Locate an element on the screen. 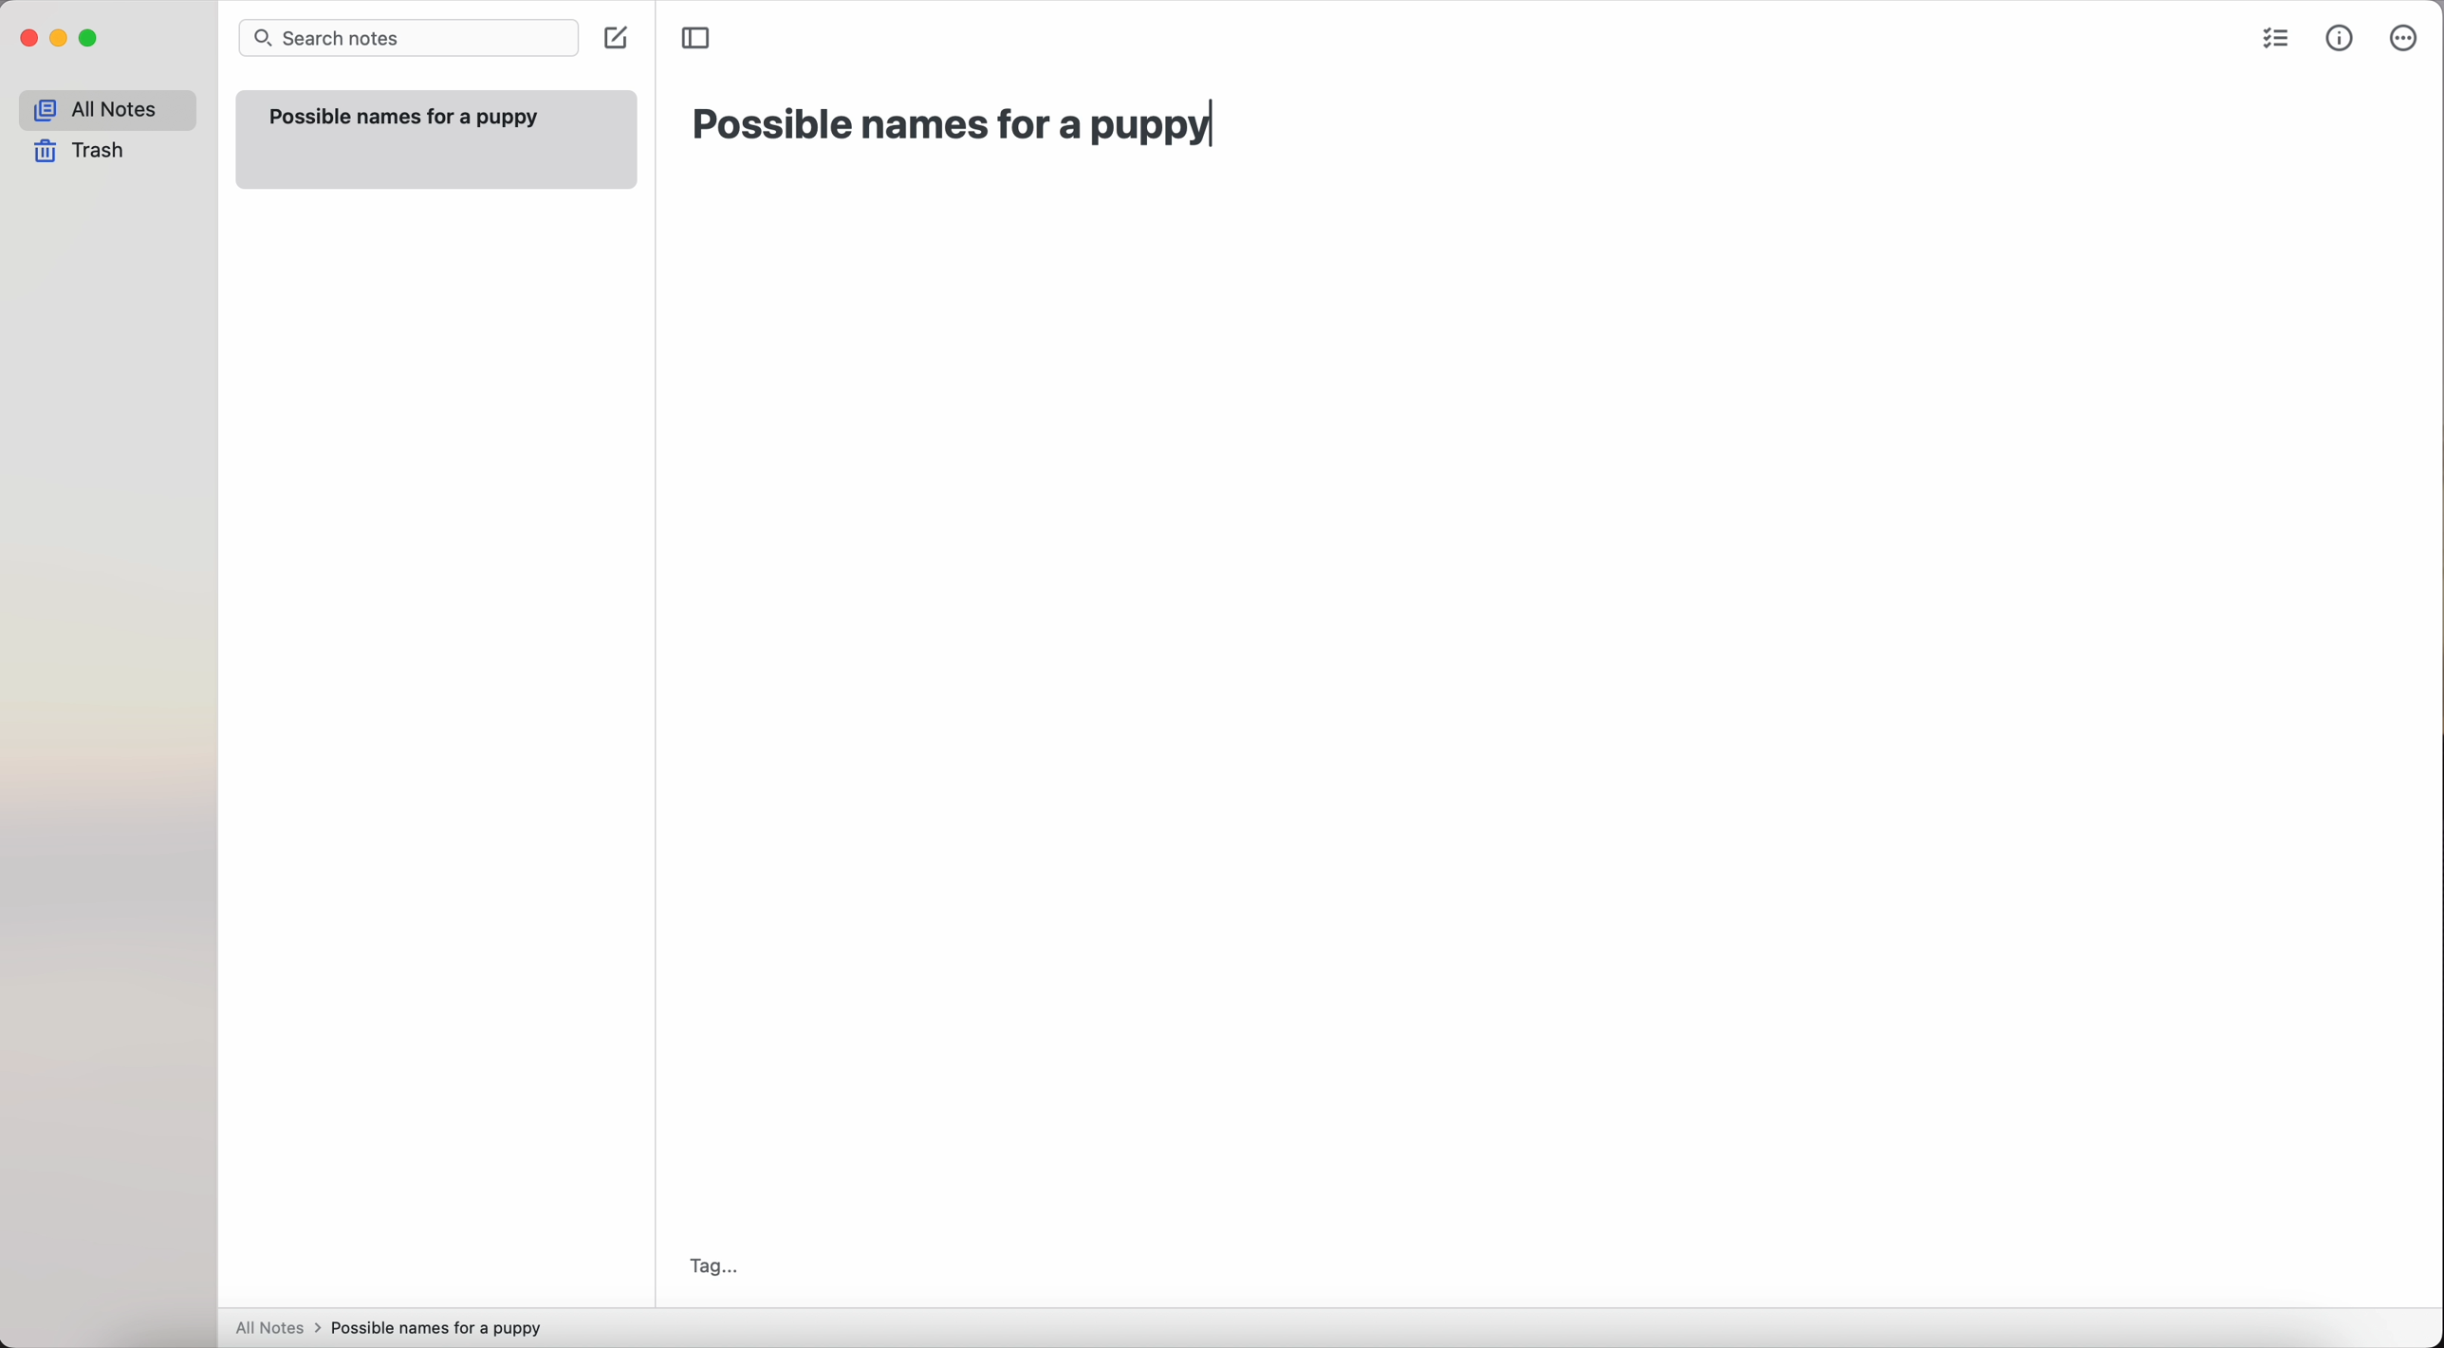 Image resolution: width=2444 pixels, height=1348 pixels. all notes is located at coordinates (107, 110).